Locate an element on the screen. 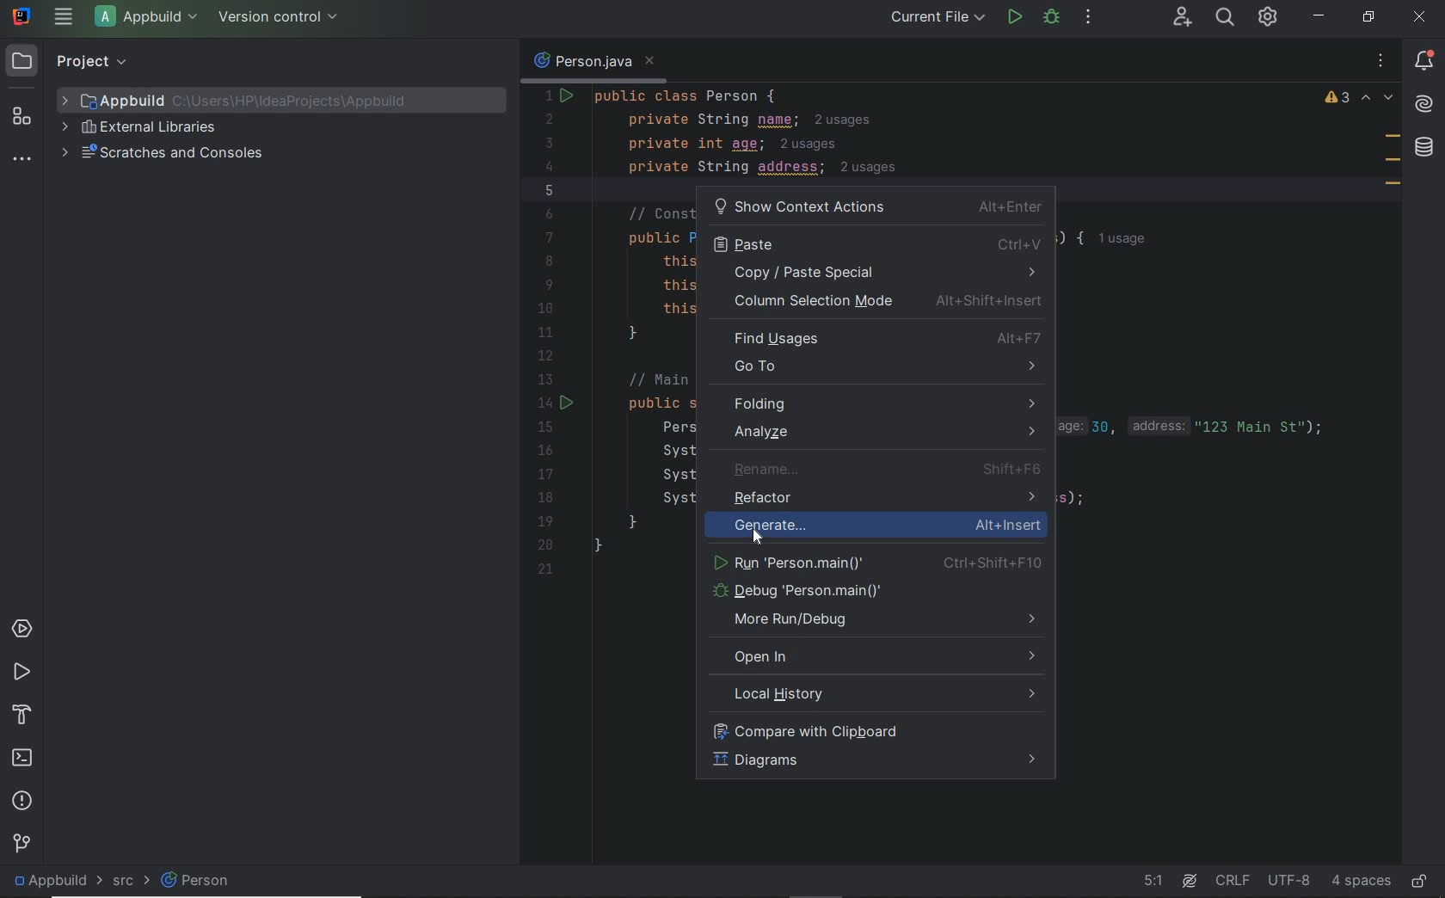  close is located at coordinates (1420, 17).